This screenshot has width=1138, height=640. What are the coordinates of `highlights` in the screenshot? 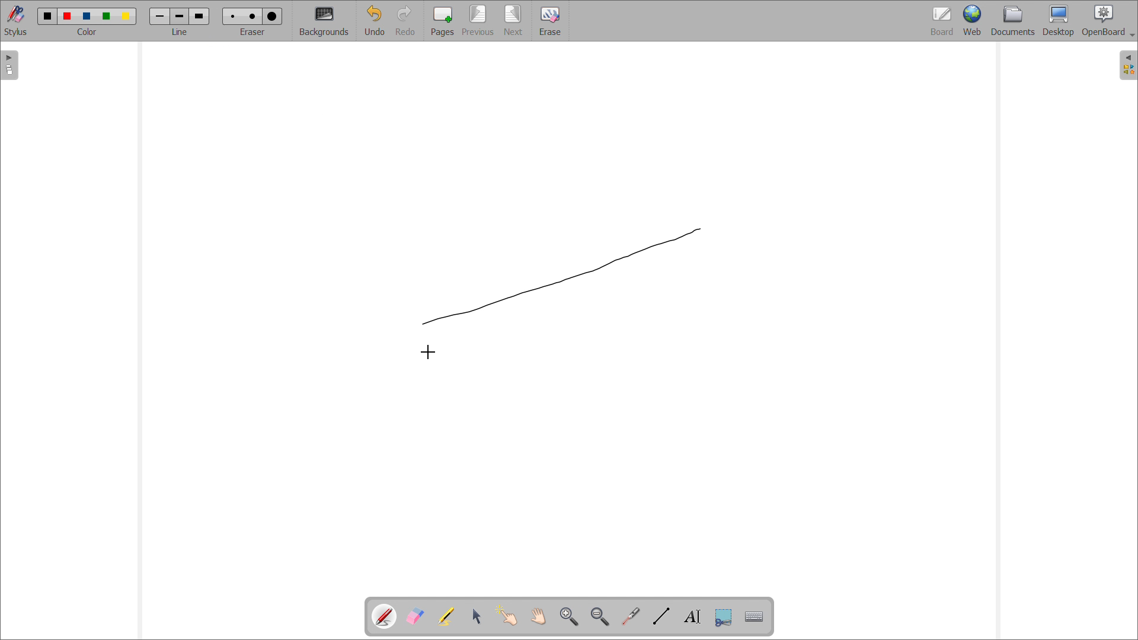 It's located at (446, 616).